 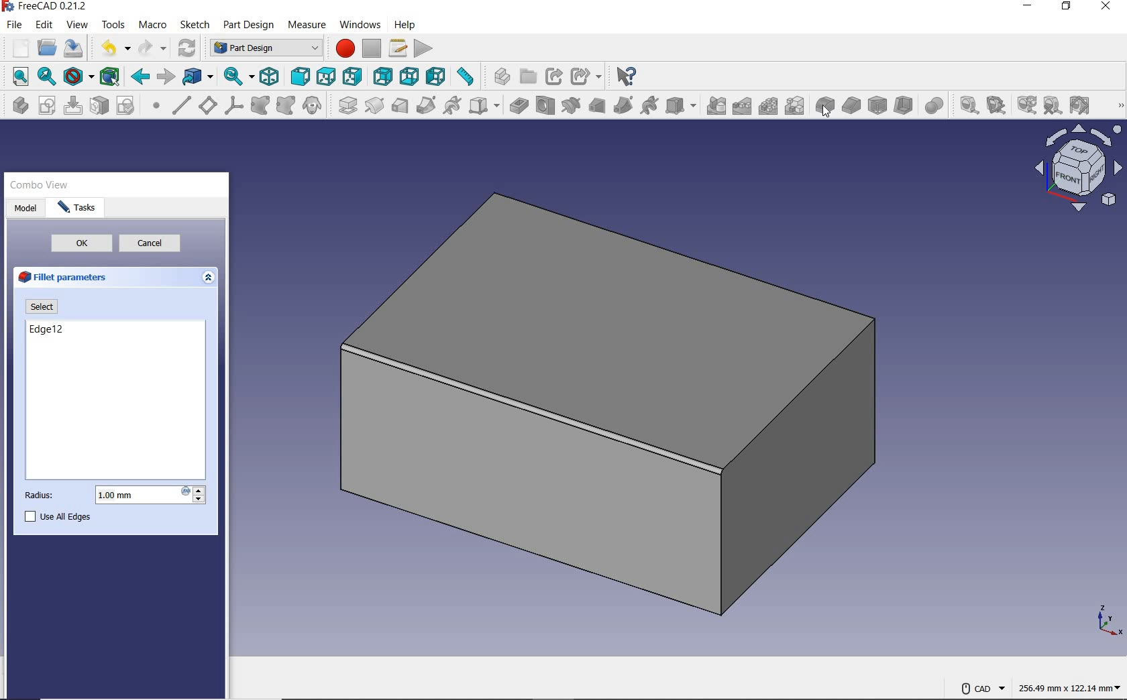 What do you see at coordinates (966, 105) in the screenshot?
I see `measure linear` at bounding box center [966, 105].